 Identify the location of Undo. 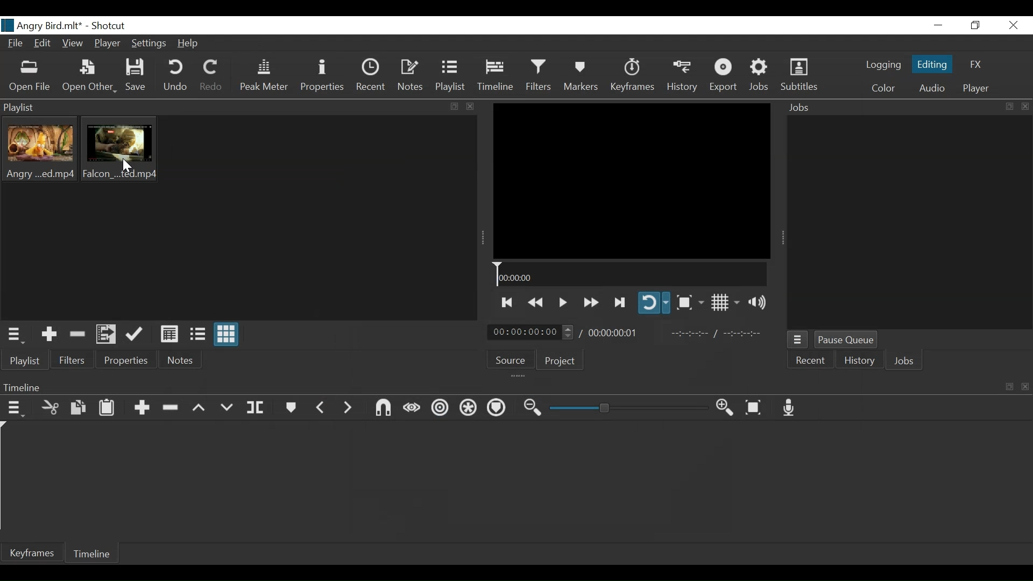
(177, 75).